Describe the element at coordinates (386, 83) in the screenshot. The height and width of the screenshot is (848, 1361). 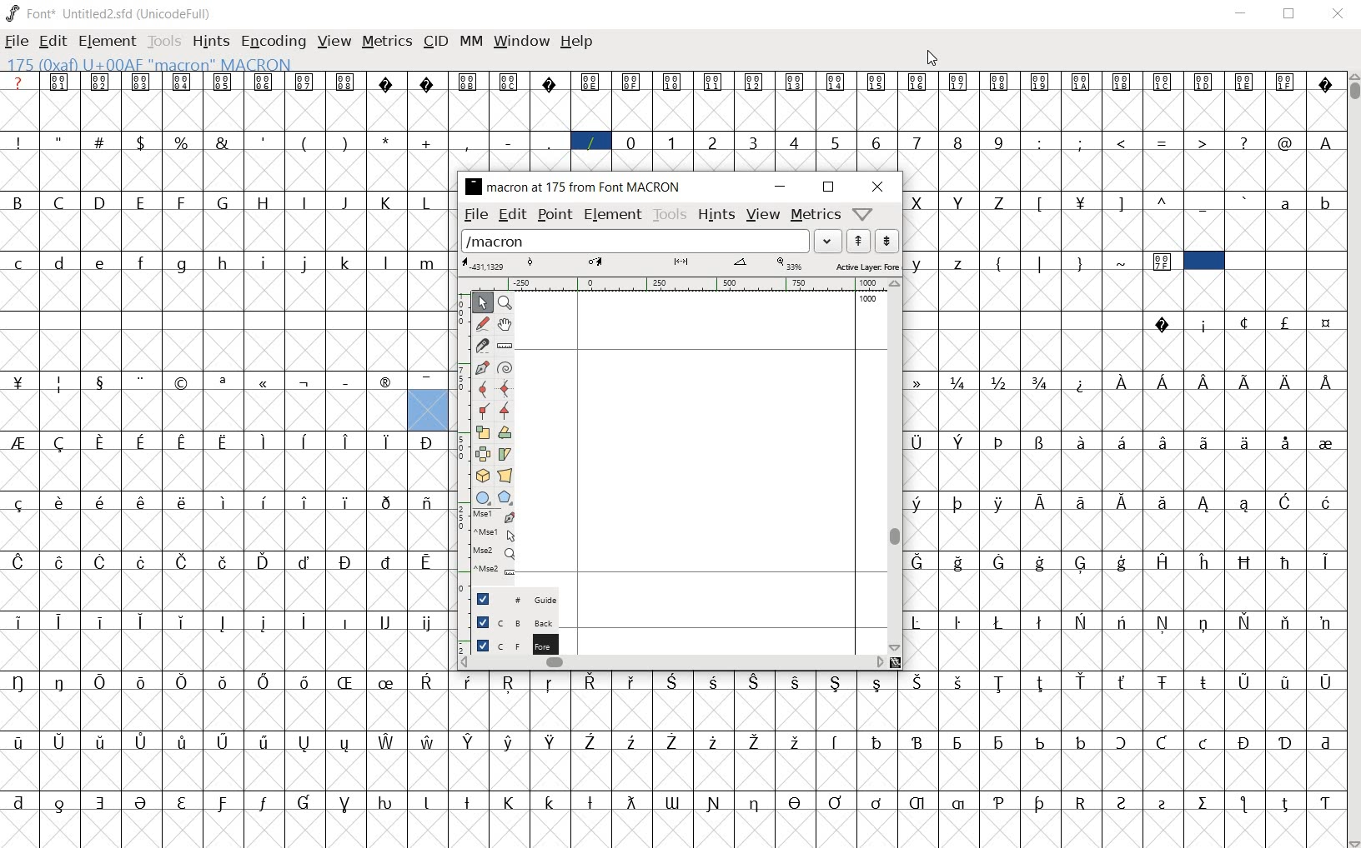
I see `Symbol` at that location.